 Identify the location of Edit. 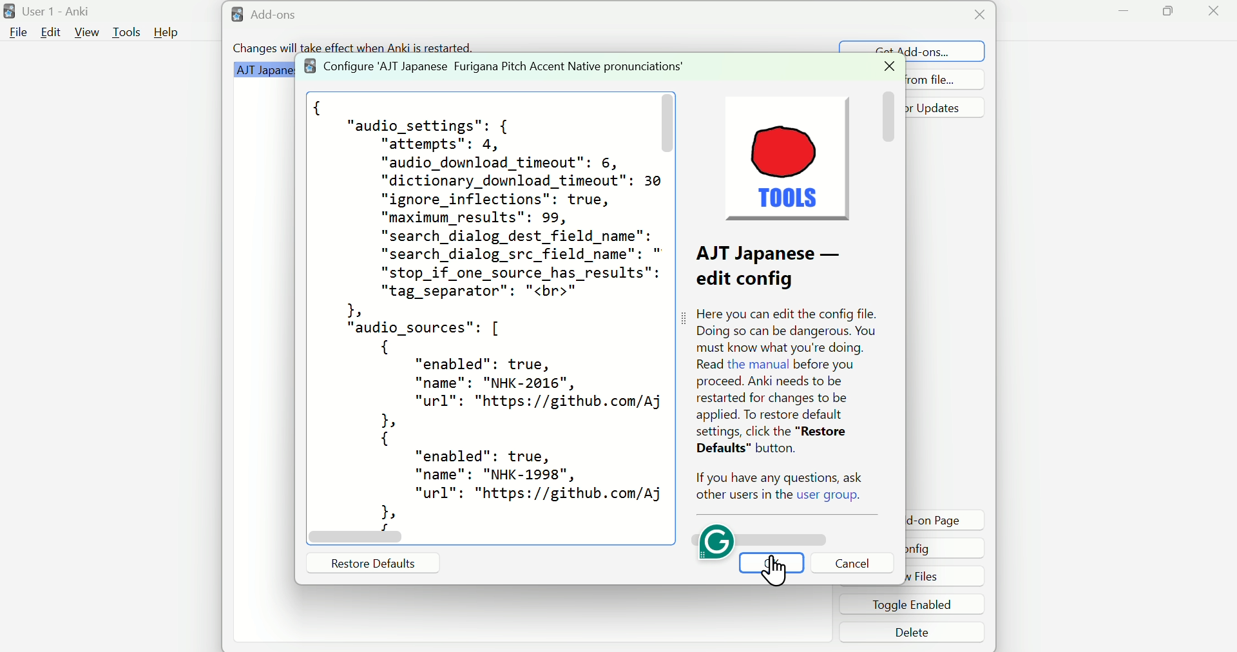
(48, 34).